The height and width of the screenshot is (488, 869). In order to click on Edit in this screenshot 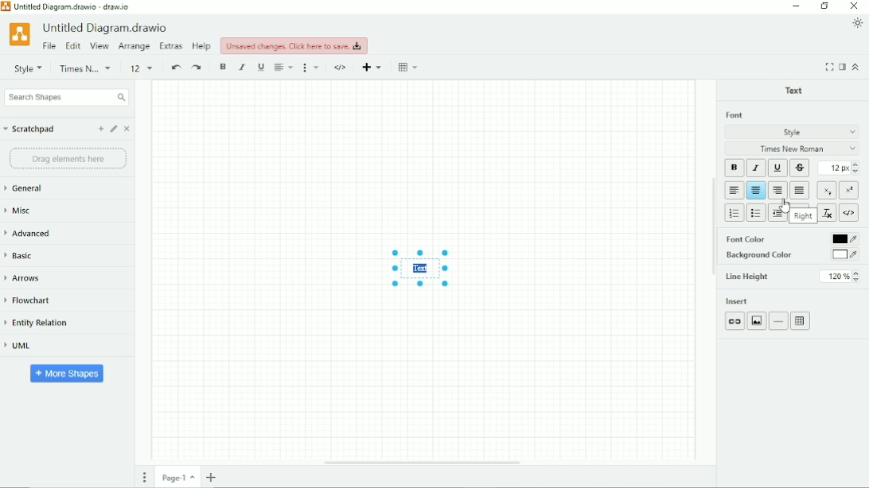, I will do `click(114, 129)`.